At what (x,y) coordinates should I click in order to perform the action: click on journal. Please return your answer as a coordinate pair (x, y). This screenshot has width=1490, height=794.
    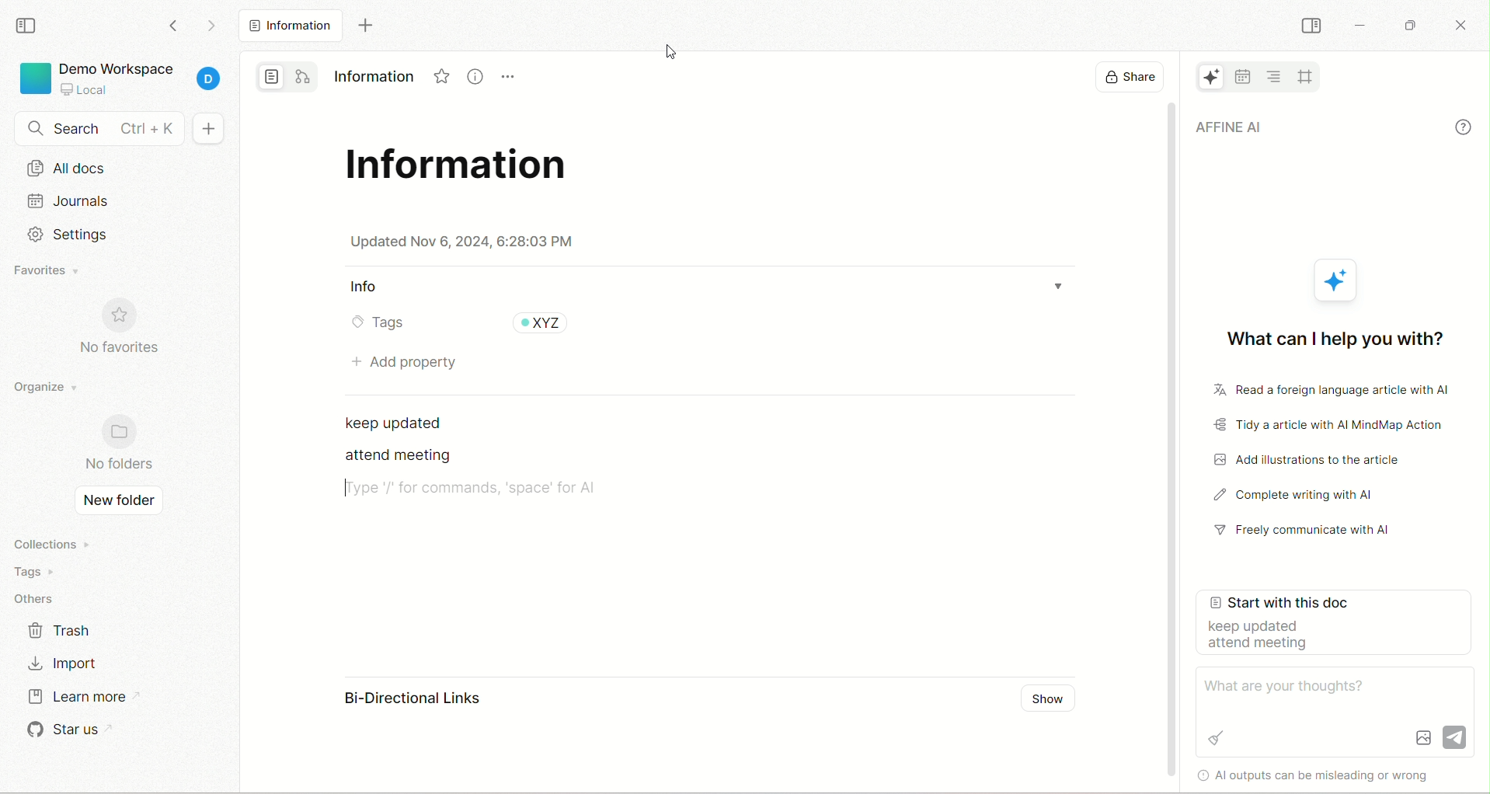
    Looking at the image, I should click on (120, 205).